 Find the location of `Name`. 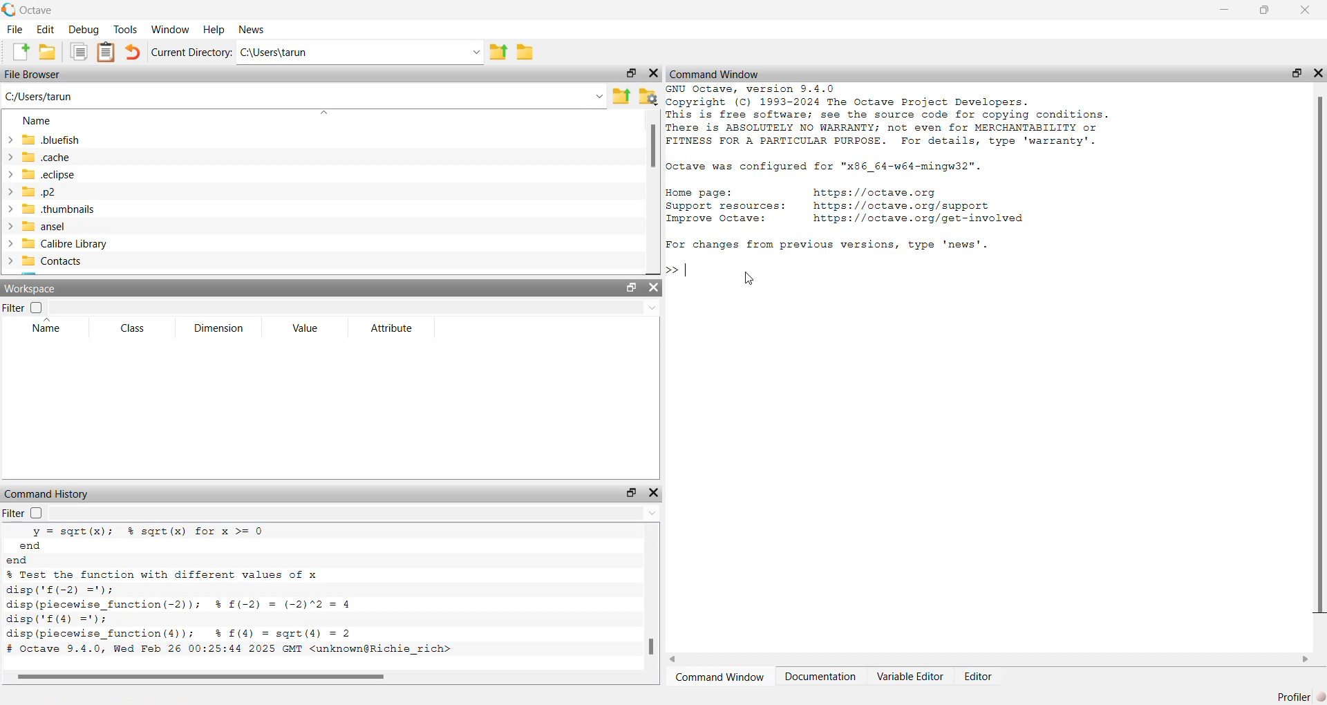

Name is located at coordinates (50, 328).